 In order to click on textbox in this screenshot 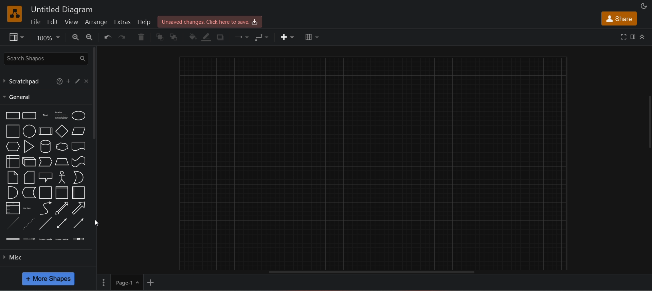, I will do `click(60, 115)`.